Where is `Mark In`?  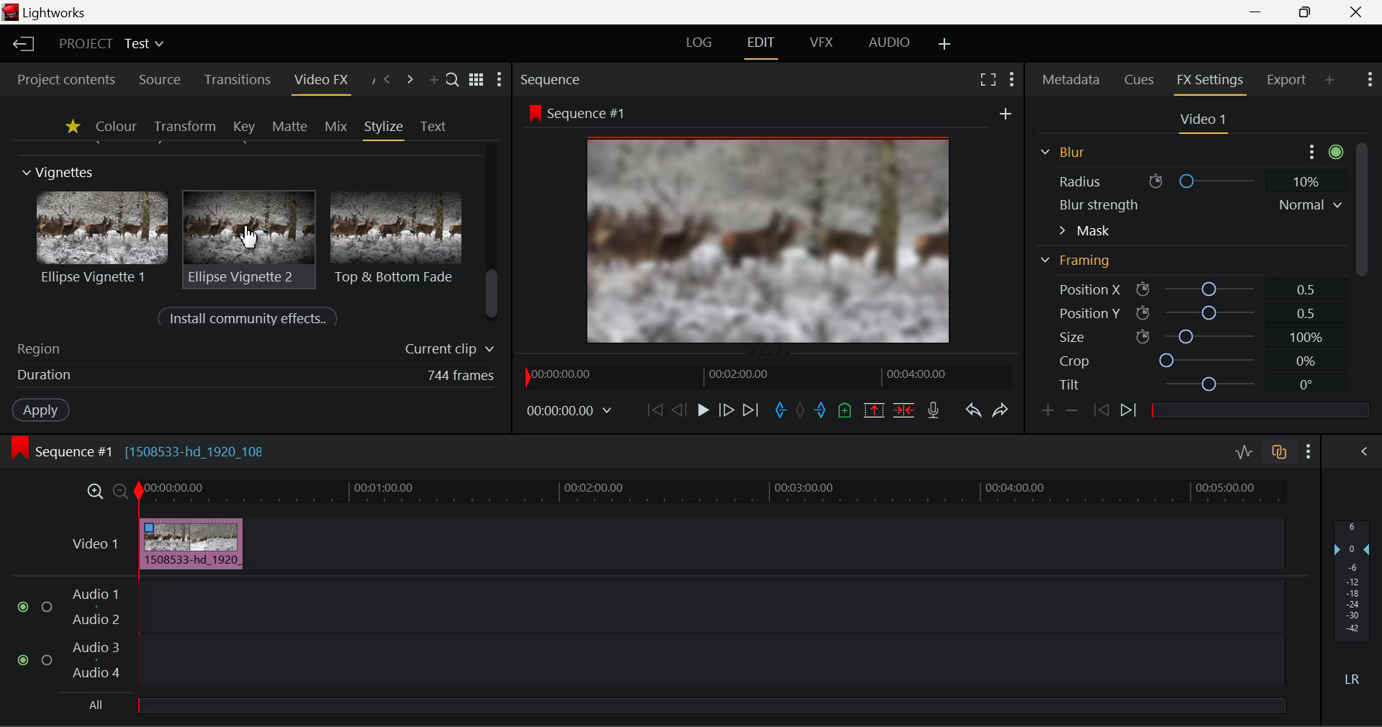 Mark In is located at coordinates (779, 408).